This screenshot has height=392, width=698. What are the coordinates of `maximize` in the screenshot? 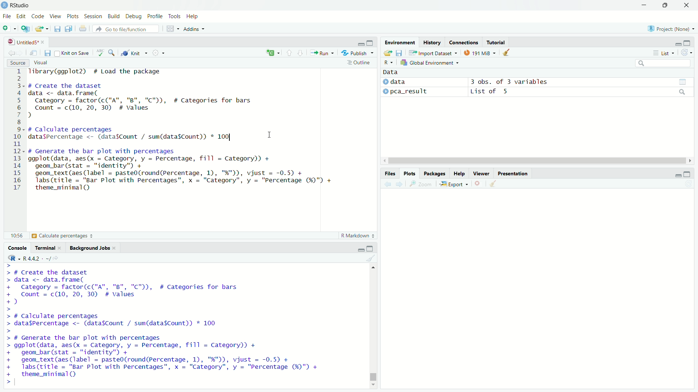 It's located at (372, 248).